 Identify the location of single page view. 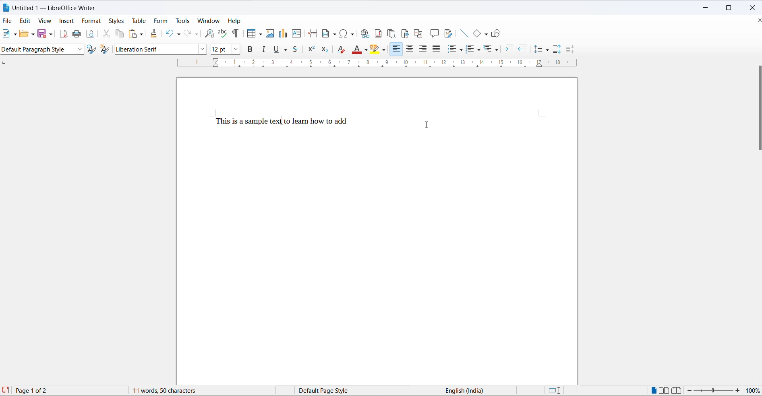
(652, 390).